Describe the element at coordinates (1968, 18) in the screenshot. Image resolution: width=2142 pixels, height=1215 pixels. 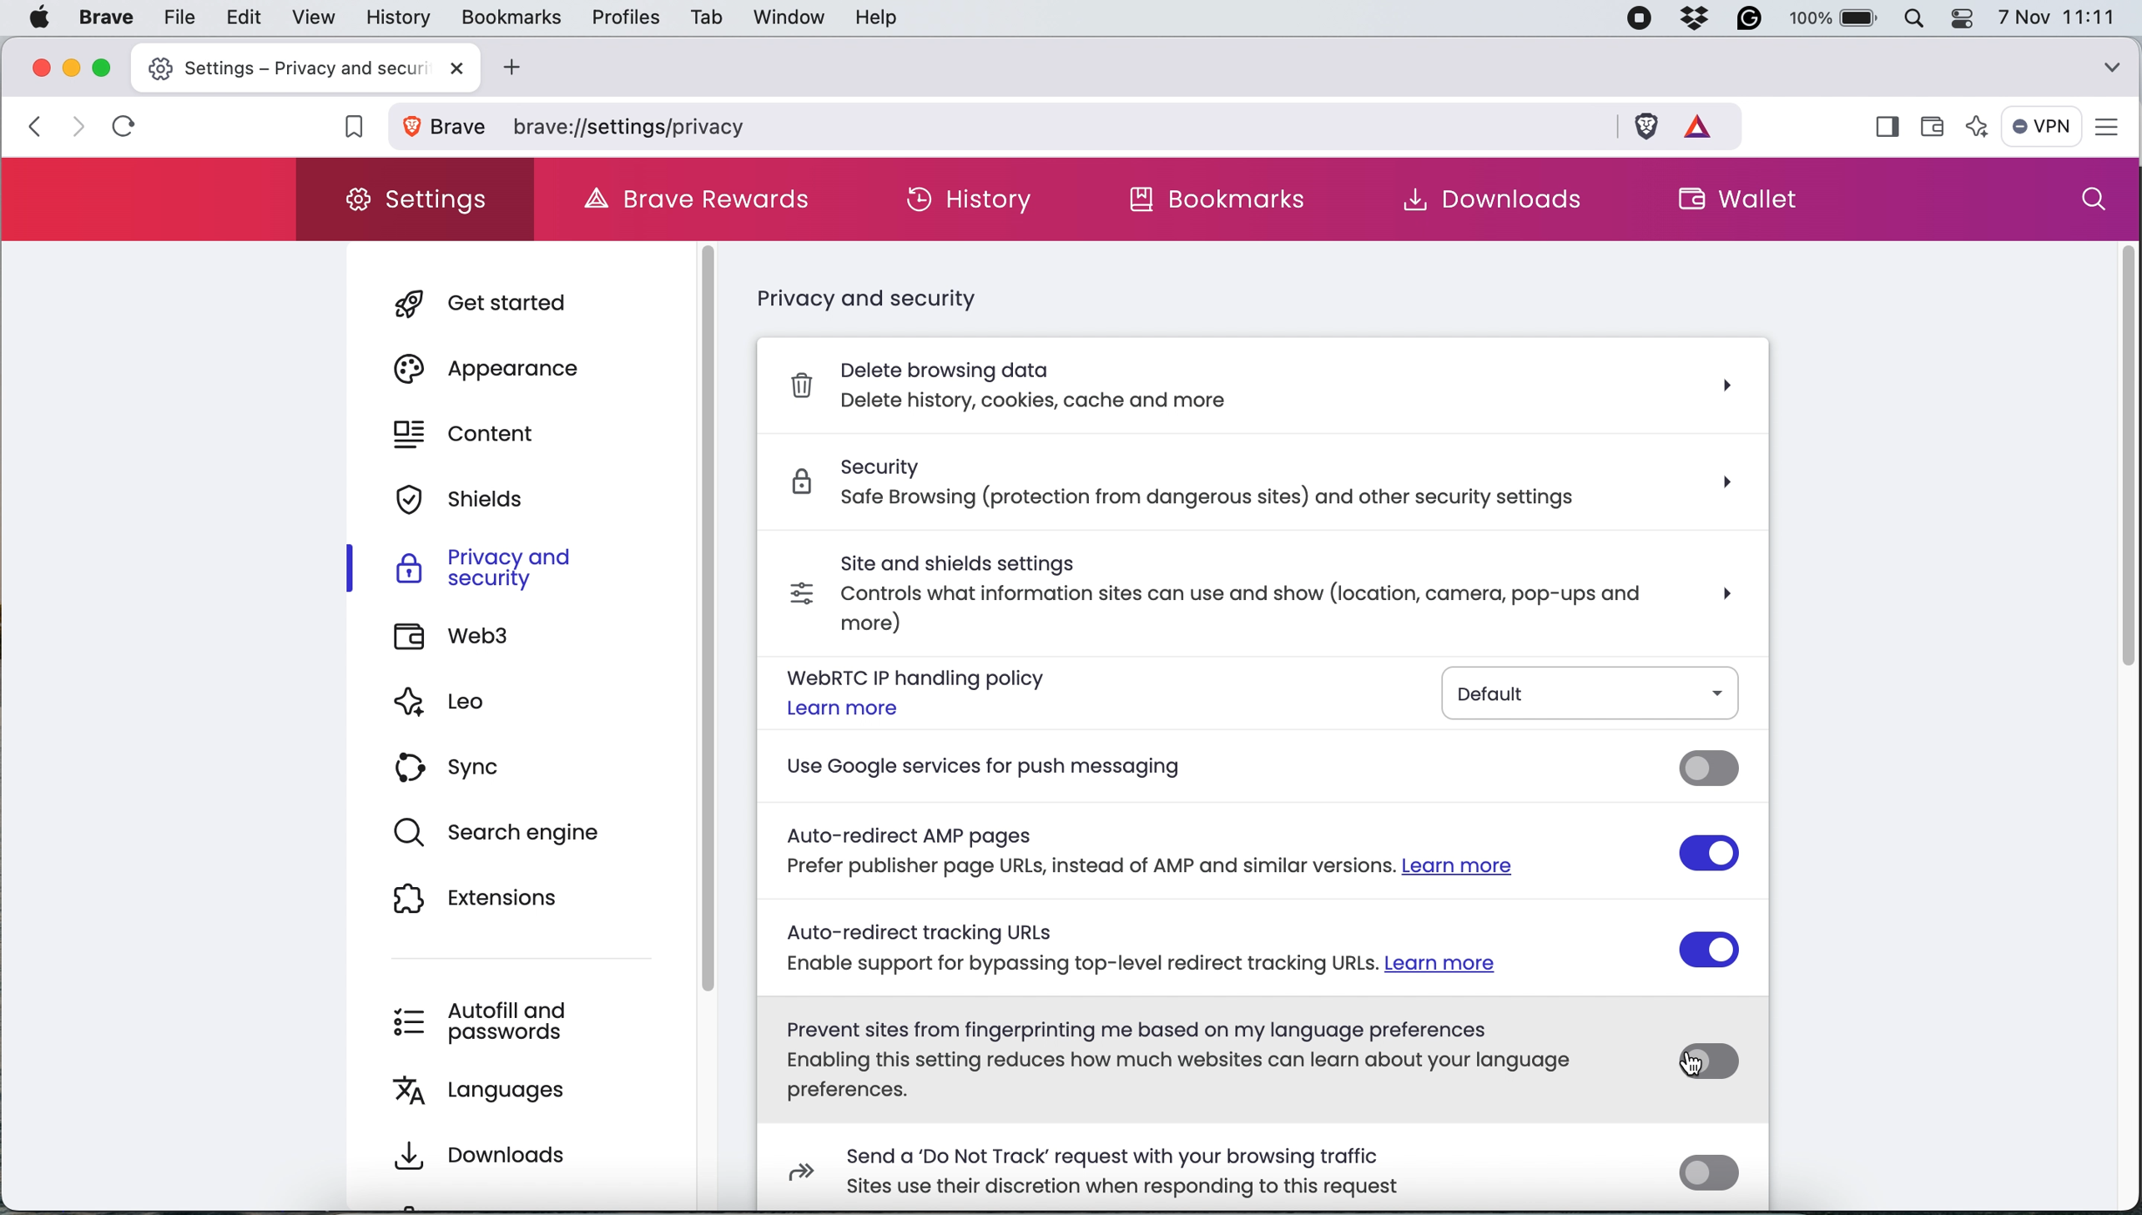
I see `control center` at that location.